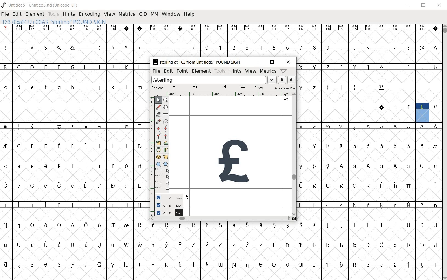 This screenshot has height=280, width=447. I want to click on Symbol, so click(32, 185).